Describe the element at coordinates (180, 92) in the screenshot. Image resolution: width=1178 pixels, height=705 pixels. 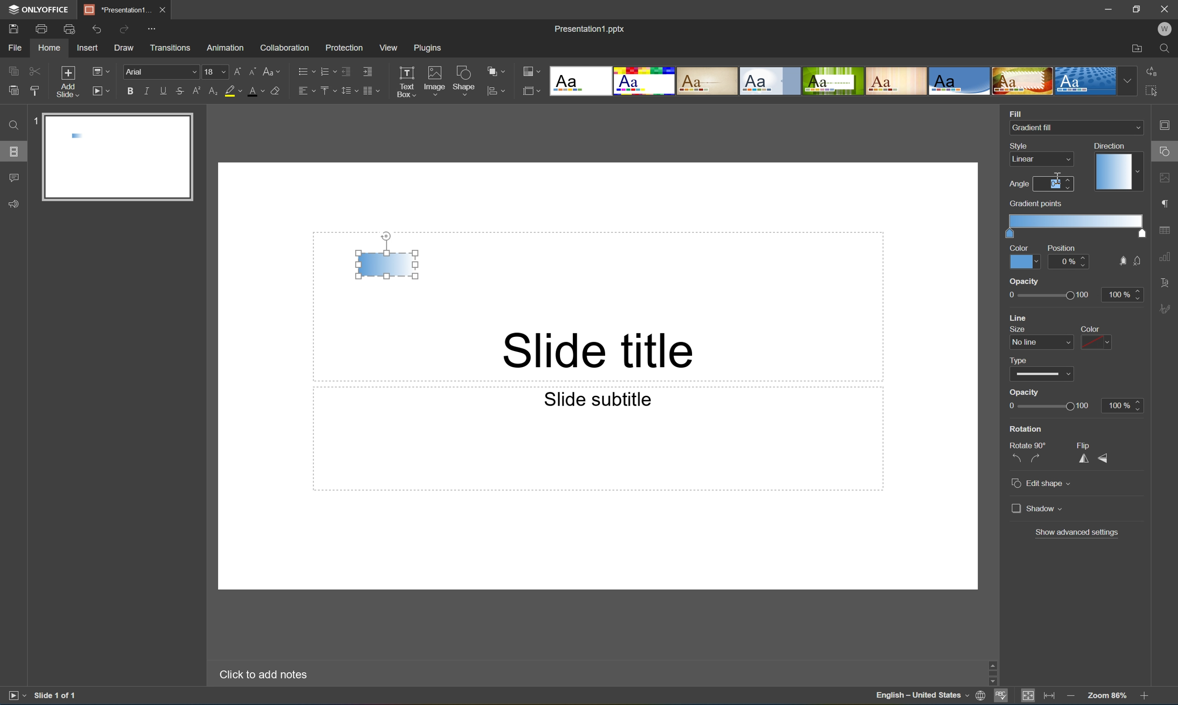
I see `Strikethrough` at that location.